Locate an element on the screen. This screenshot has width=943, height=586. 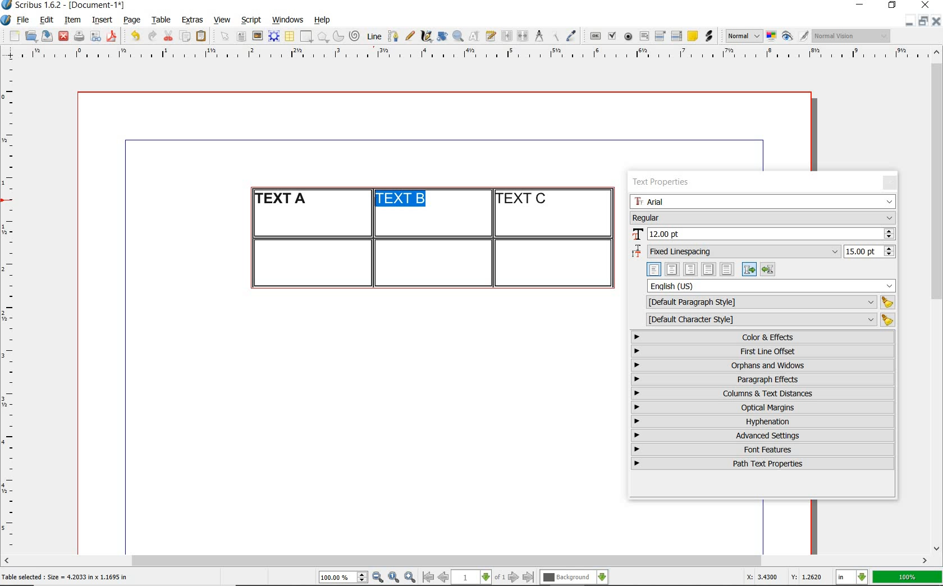
file is located at coordinates (24, 20).